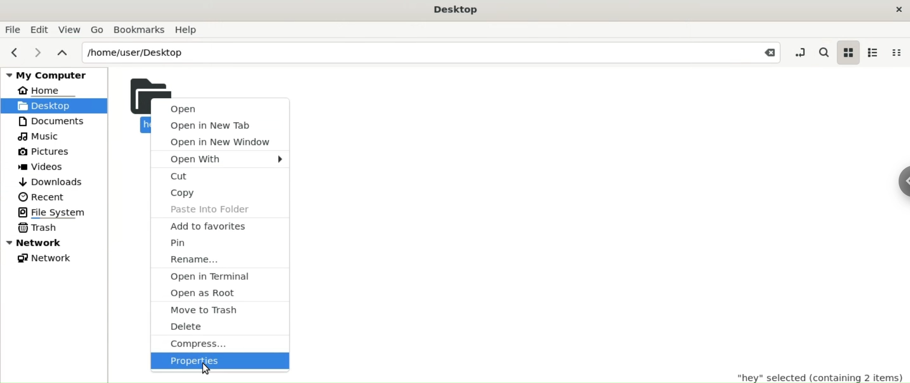 This screenshot has height=383, width=910. Describe the element at coordinates (186, 30) in the screenshot. I see `Help` at that location.